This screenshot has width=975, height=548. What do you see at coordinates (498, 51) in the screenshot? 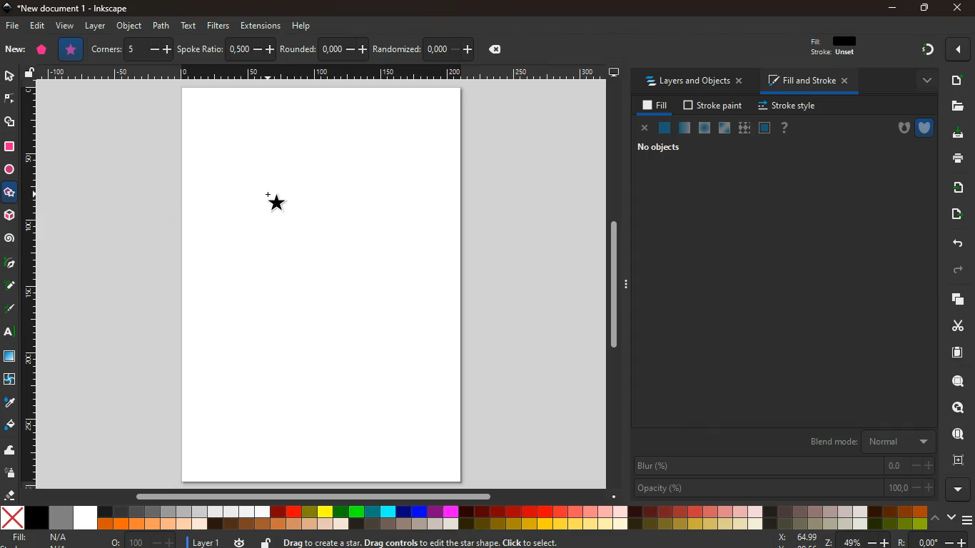
I see `delete` at bounding box center [498, 51].